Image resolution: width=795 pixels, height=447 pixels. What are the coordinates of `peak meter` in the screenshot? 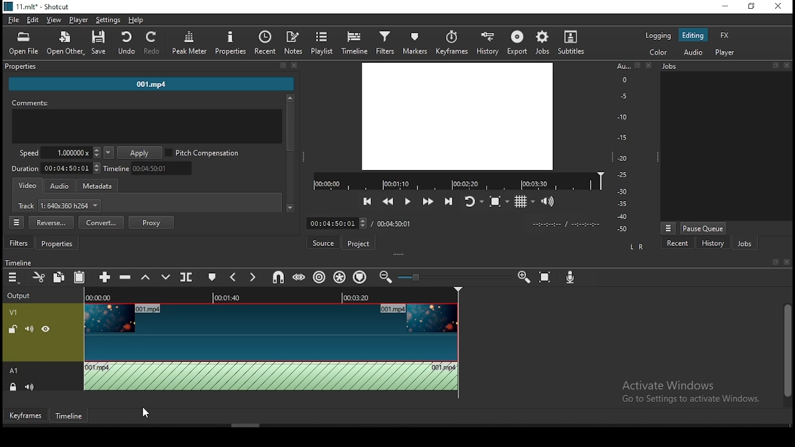 It's located at (188, 42).